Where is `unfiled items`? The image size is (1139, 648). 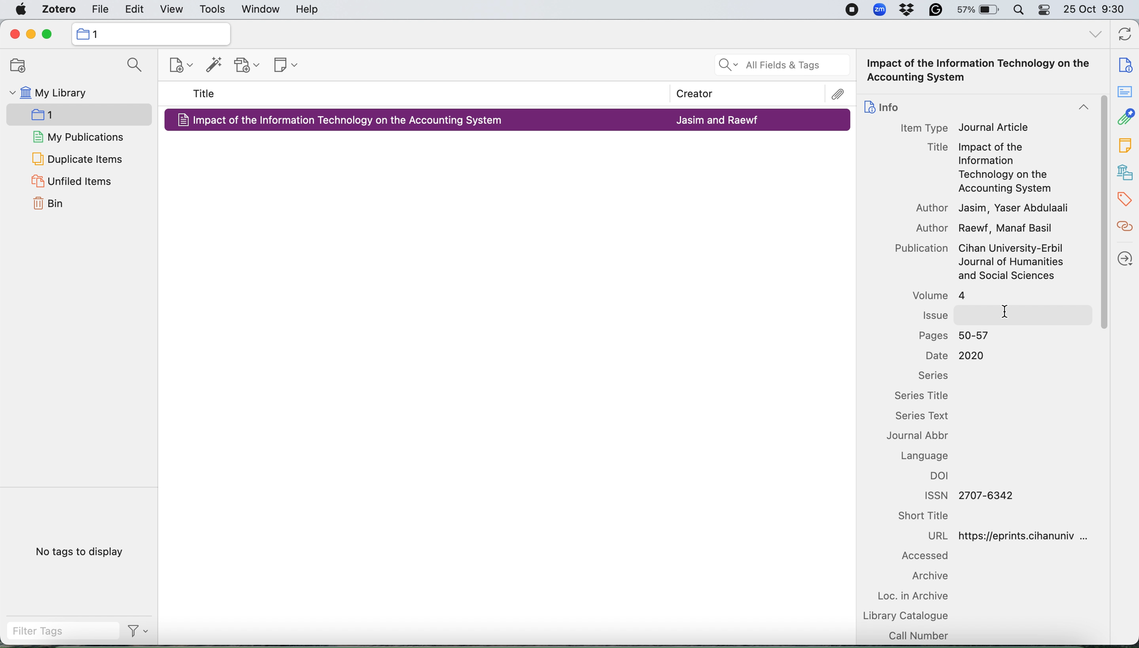
unfiled items is located at coordinates (77, 180).